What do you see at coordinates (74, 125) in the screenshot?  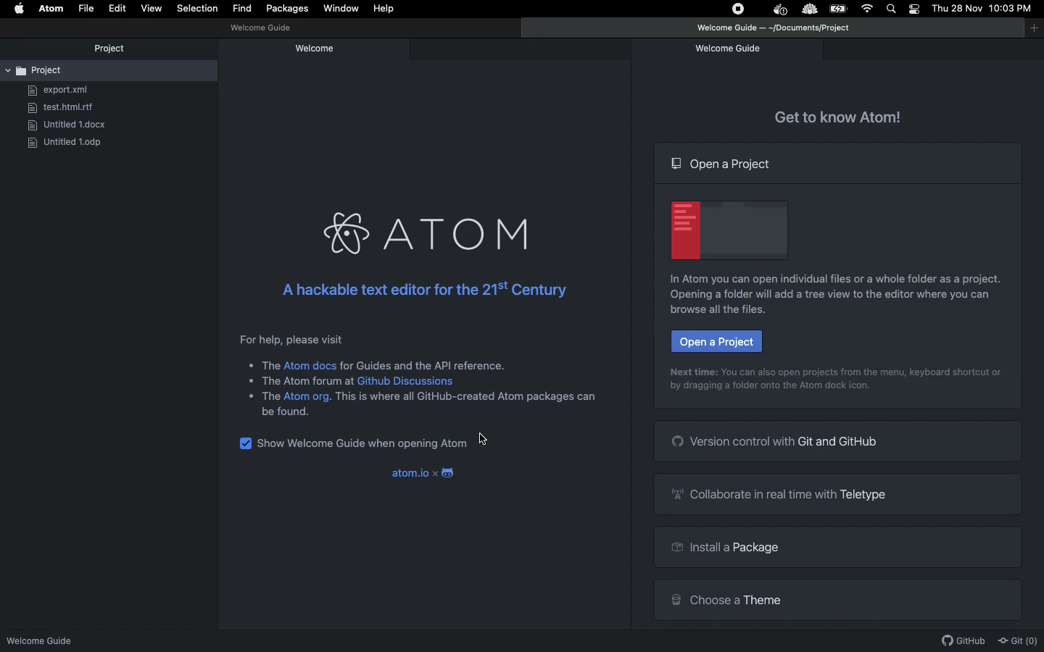 I see `Untitled.docx` at bounding box center [74, 125].